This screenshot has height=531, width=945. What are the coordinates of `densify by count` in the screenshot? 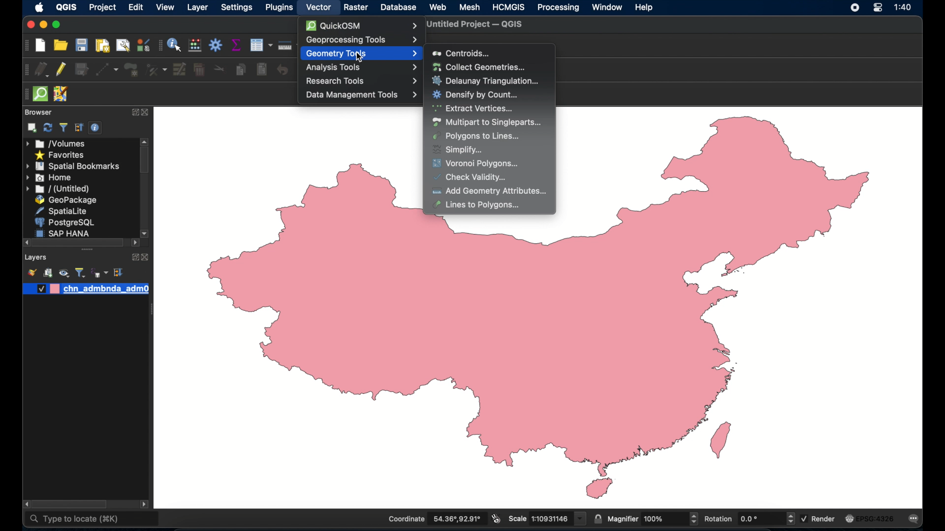 It's located at (475, 95).